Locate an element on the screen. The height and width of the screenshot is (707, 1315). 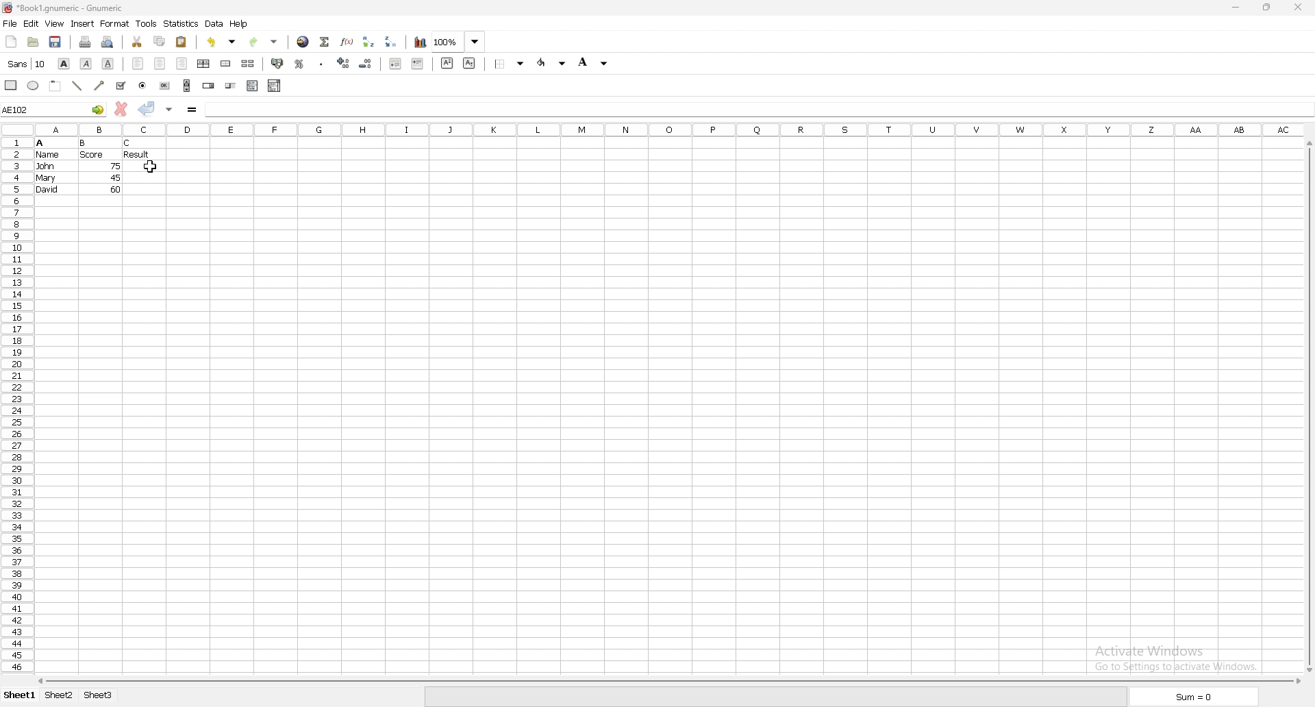
c is located at coordinates (129, 143).